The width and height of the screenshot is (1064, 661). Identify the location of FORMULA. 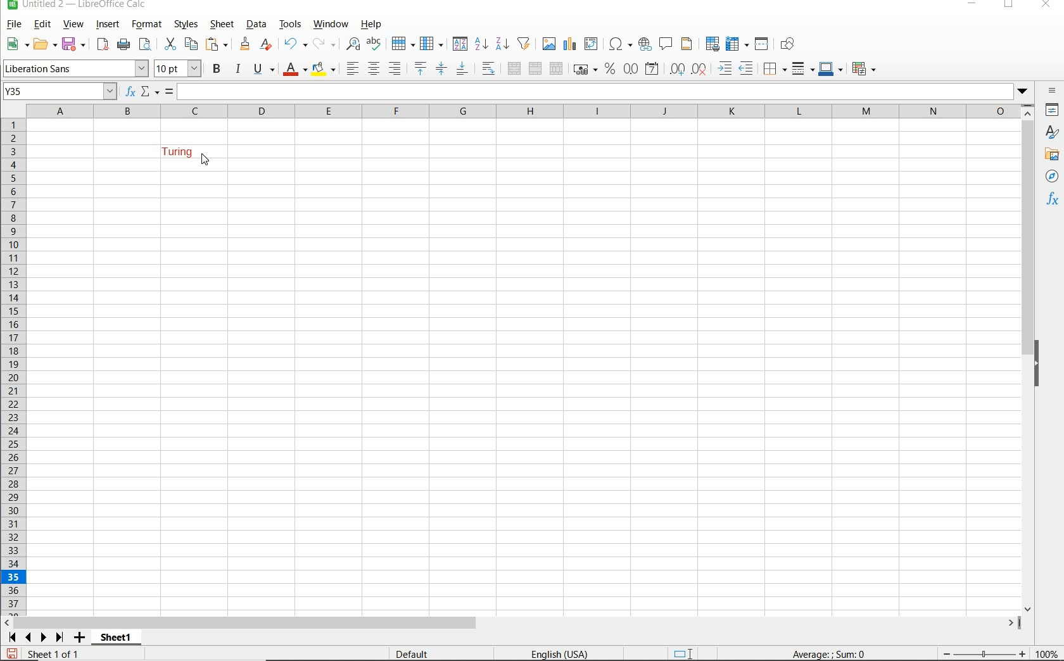
(170, 92).